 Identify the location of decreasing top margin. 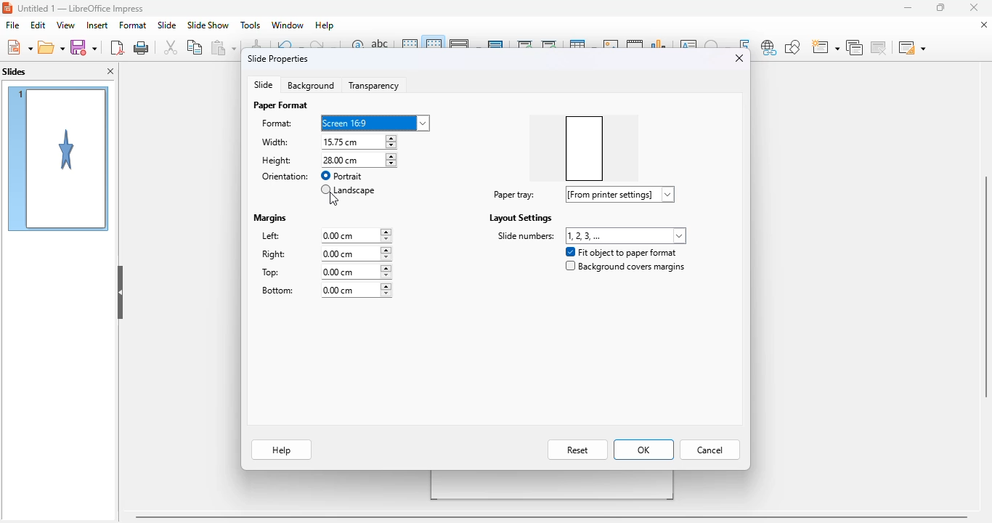
(386, 277).